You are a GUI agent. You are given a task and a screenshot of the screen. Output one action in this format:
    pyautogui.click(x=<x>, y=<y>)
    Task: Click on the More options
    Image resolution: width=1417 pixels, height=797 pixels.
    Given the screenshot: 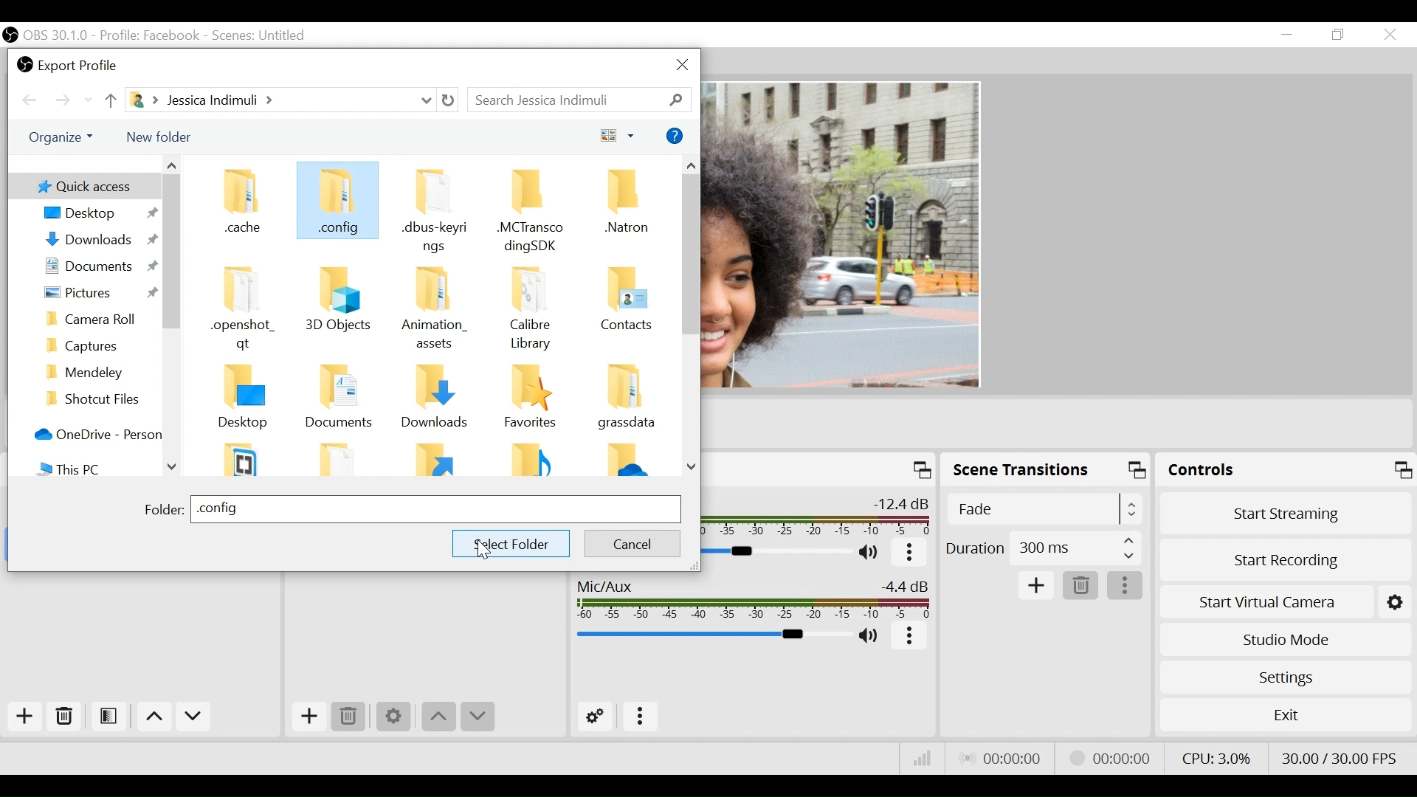 What is the action you would take?
    pyautogui.click(x=643, y=718)
    